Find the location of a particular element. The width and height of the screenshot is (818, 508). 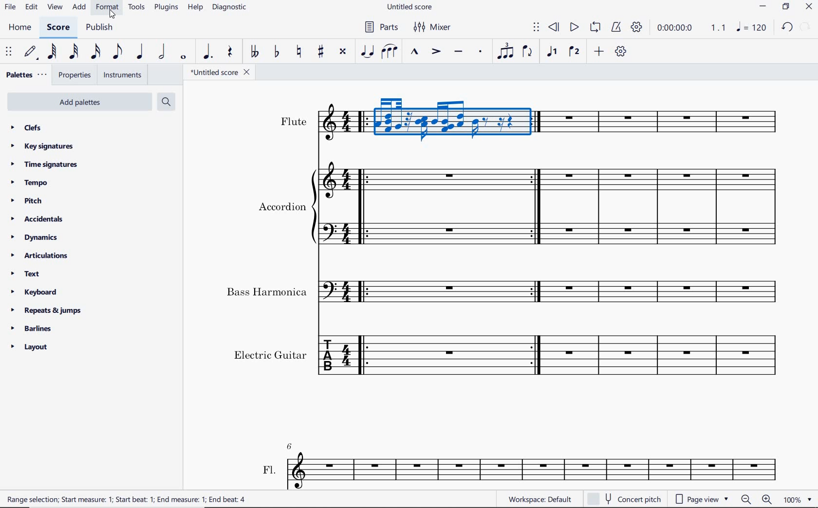

MINIMIZE is located at coordinates (762, 8).